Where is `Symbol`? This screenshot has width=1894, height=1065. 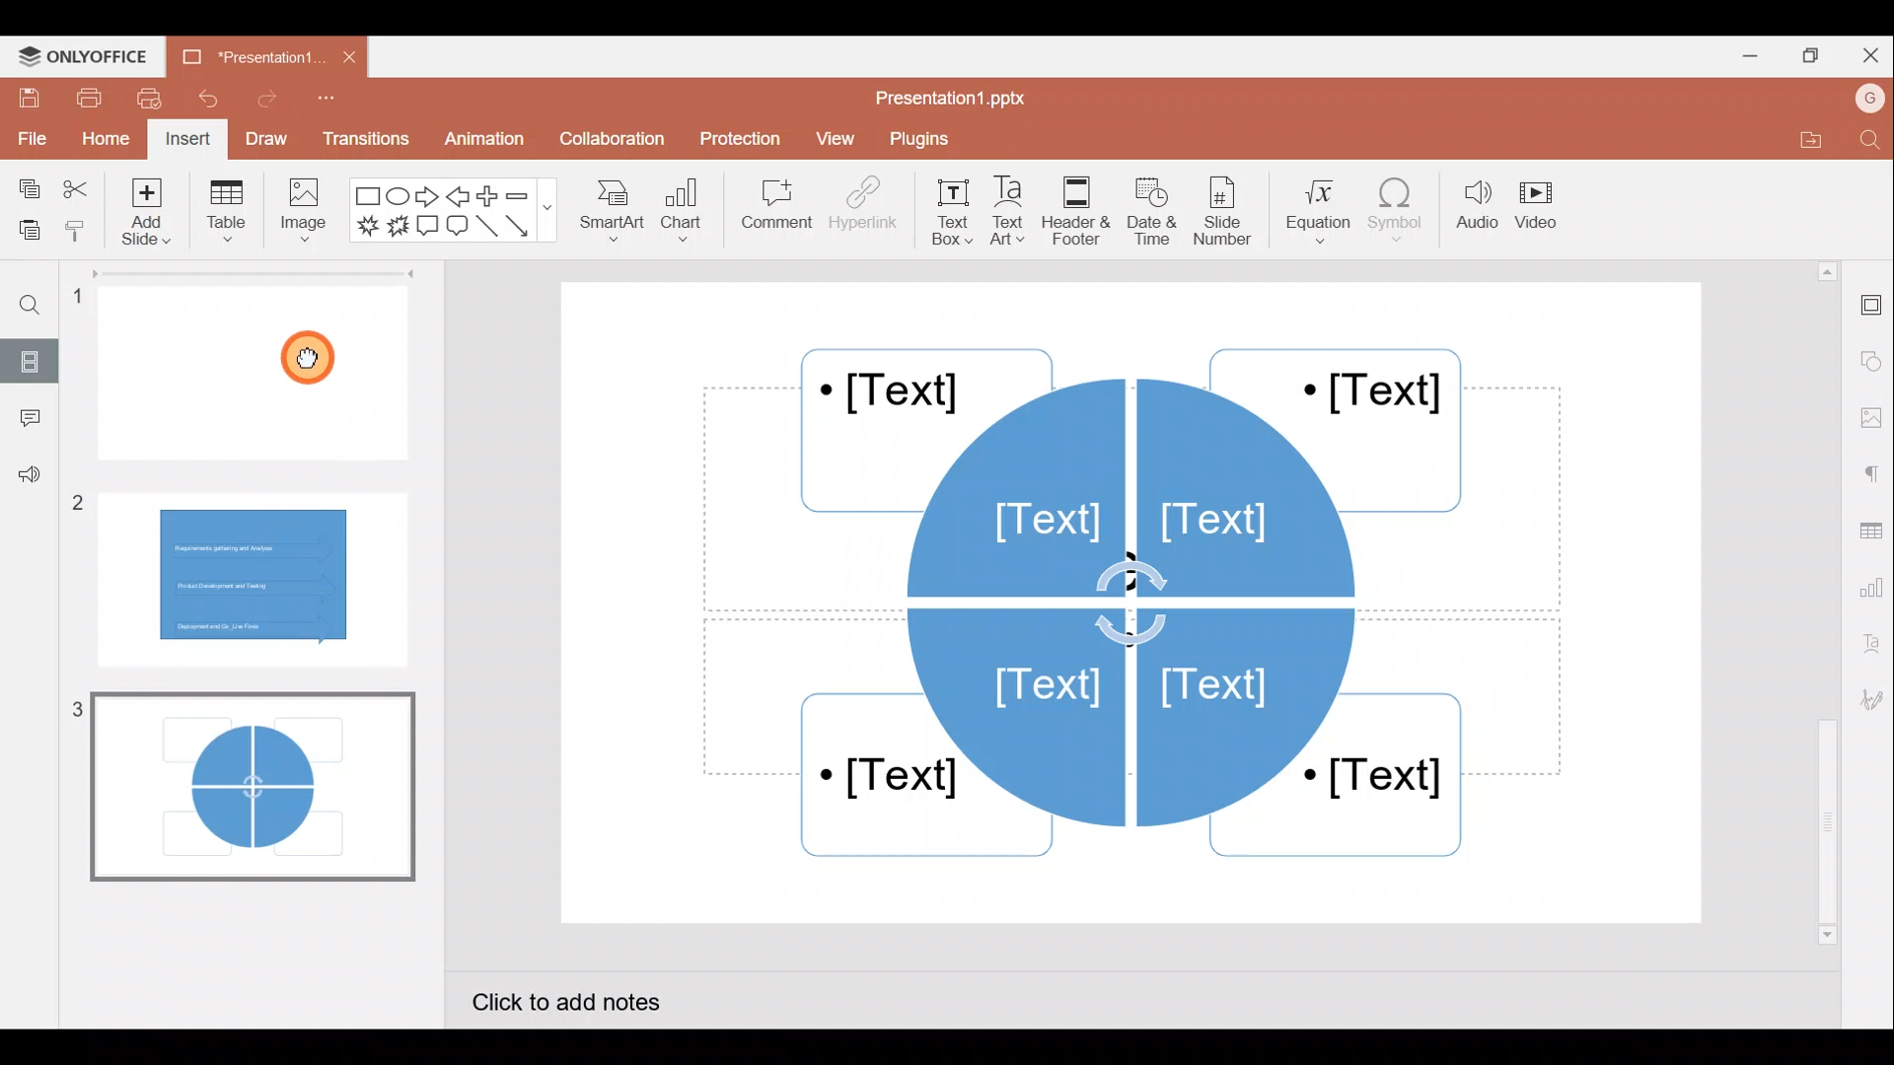 Symbol is located at coordinates (1397, 215).